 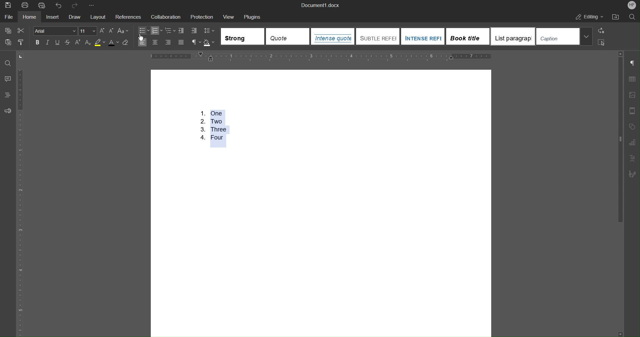 What do you see at coordinates (8, 110) in the screenshot?
I see `Feedback and Support` at bounding box center [8, 110].